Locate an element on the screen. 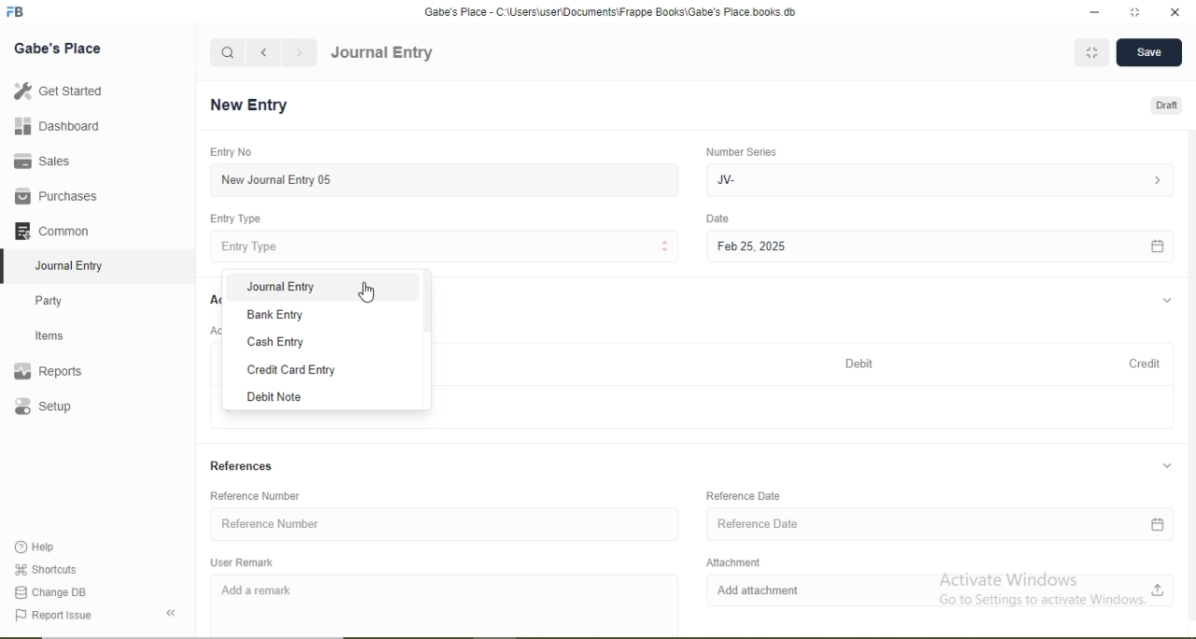  JV- is located at coordinates (937, 178).